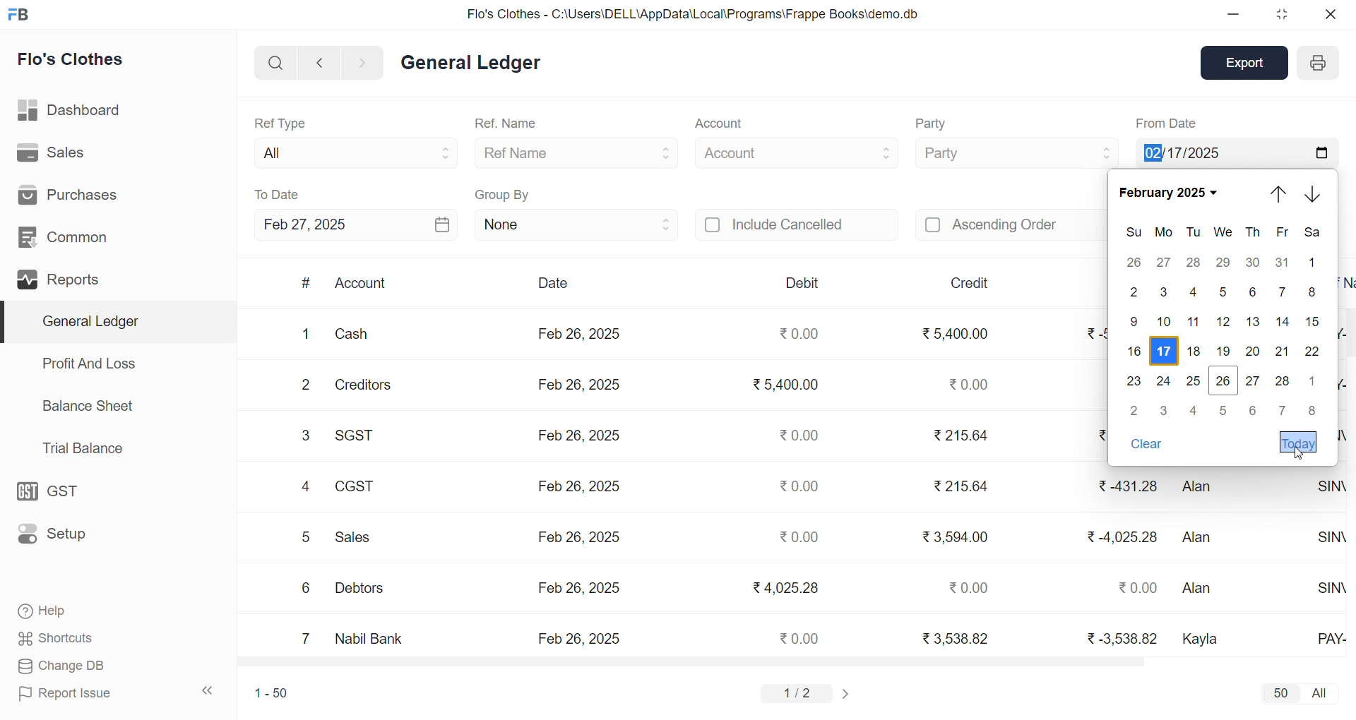 This screenshot has height=720, width=1356. I want to click on 26, so click(1220, 382).